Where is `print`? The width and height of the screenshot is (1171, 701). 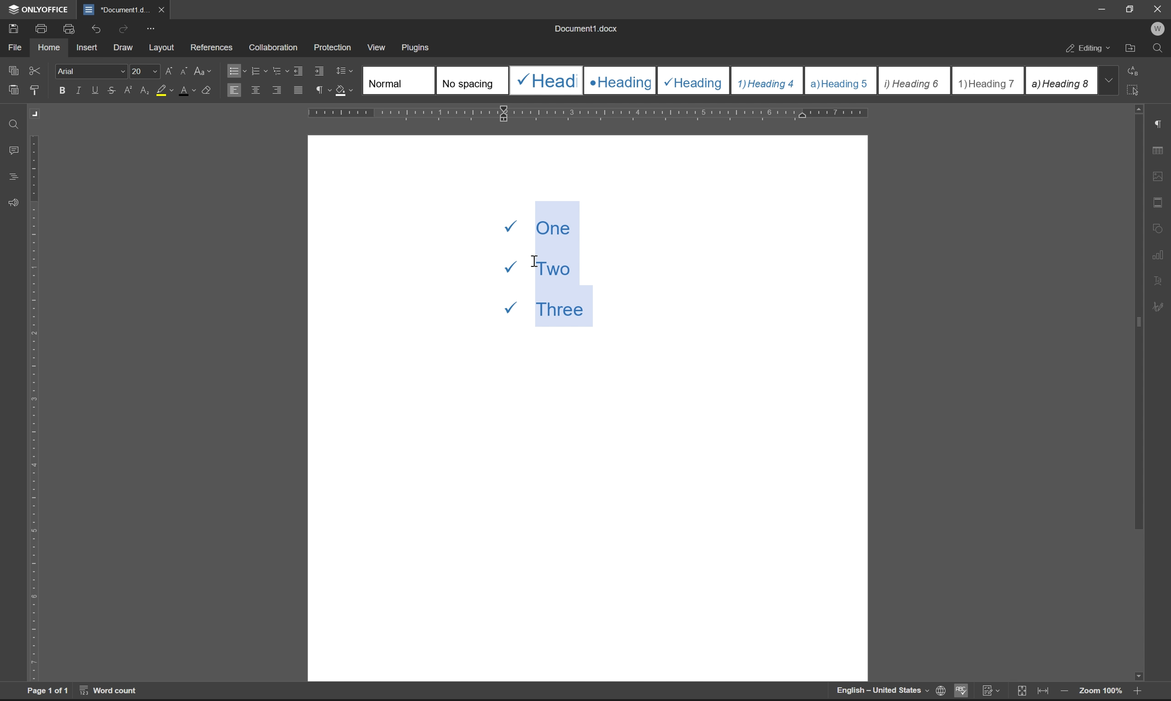
print is located at coordinates (44, 27).